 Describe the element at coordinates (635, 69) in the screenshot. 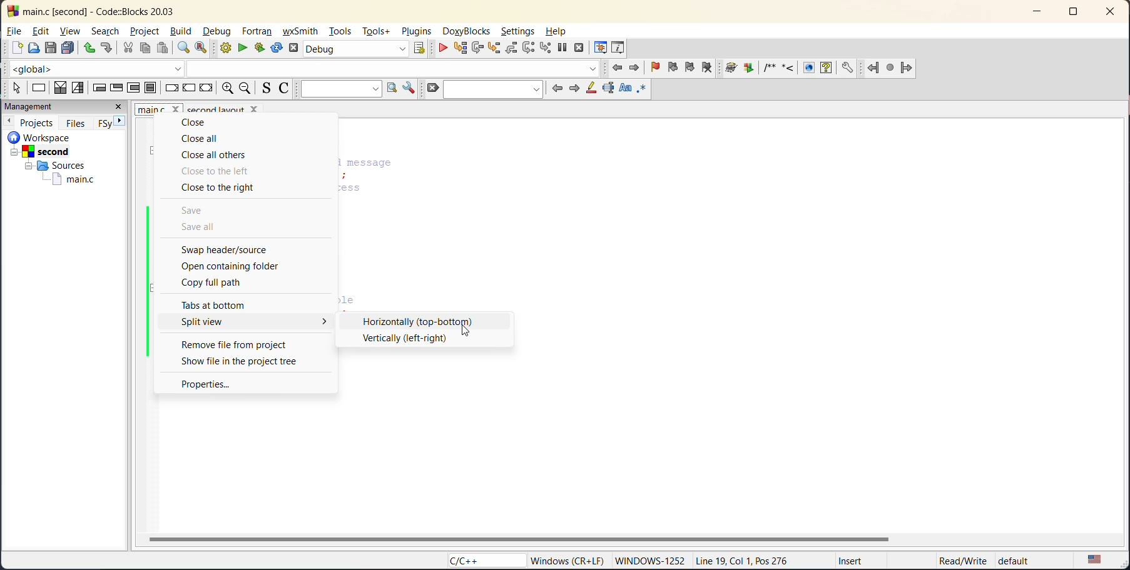

I see `jump forward` at that location.